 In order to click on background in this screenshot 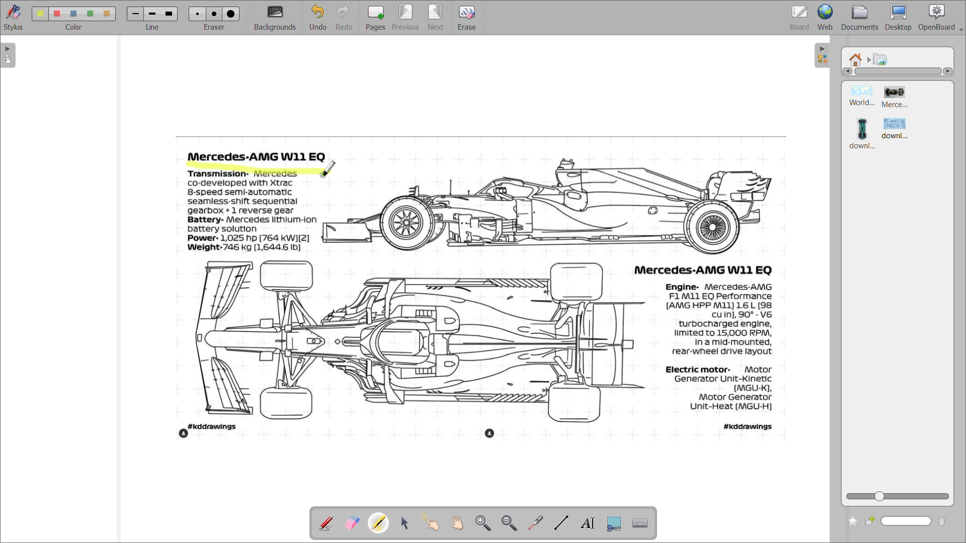, I will do `click(277, 18)`.